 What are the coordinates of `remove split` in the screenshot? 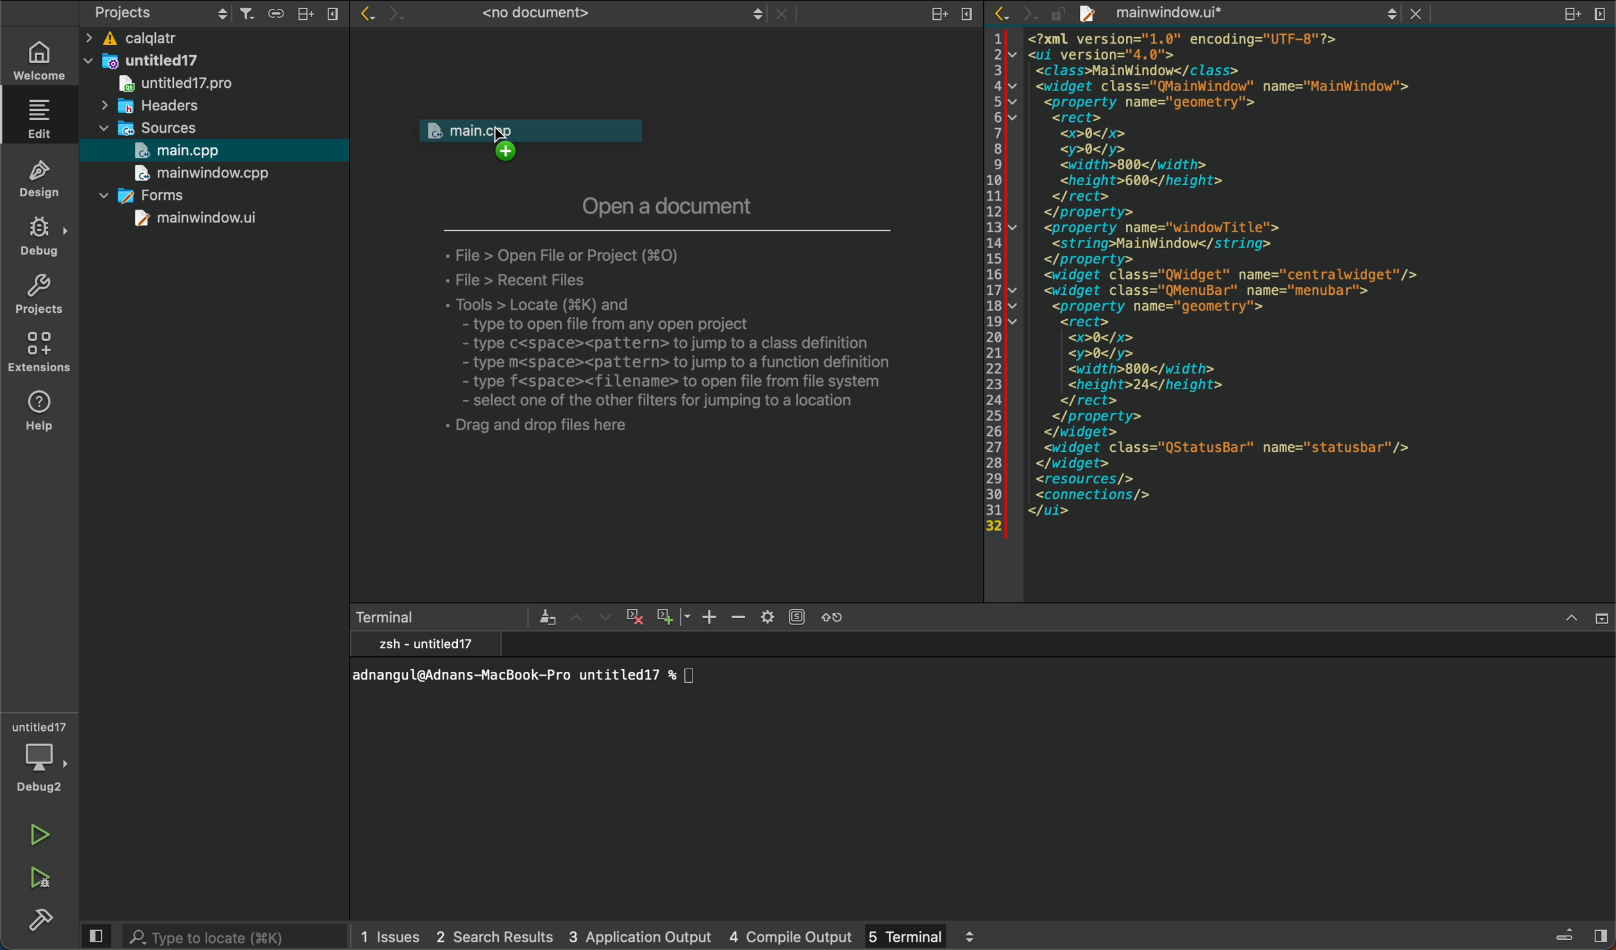 It's located at (970, 17).